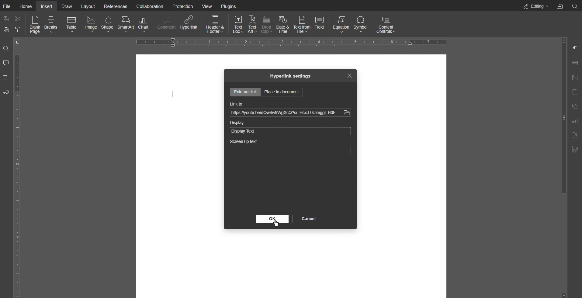 This screenshot has width=582, height=298. Describe the element at coordinates (189, 24) in the screenshot. I see `Hyperlink` at that location.